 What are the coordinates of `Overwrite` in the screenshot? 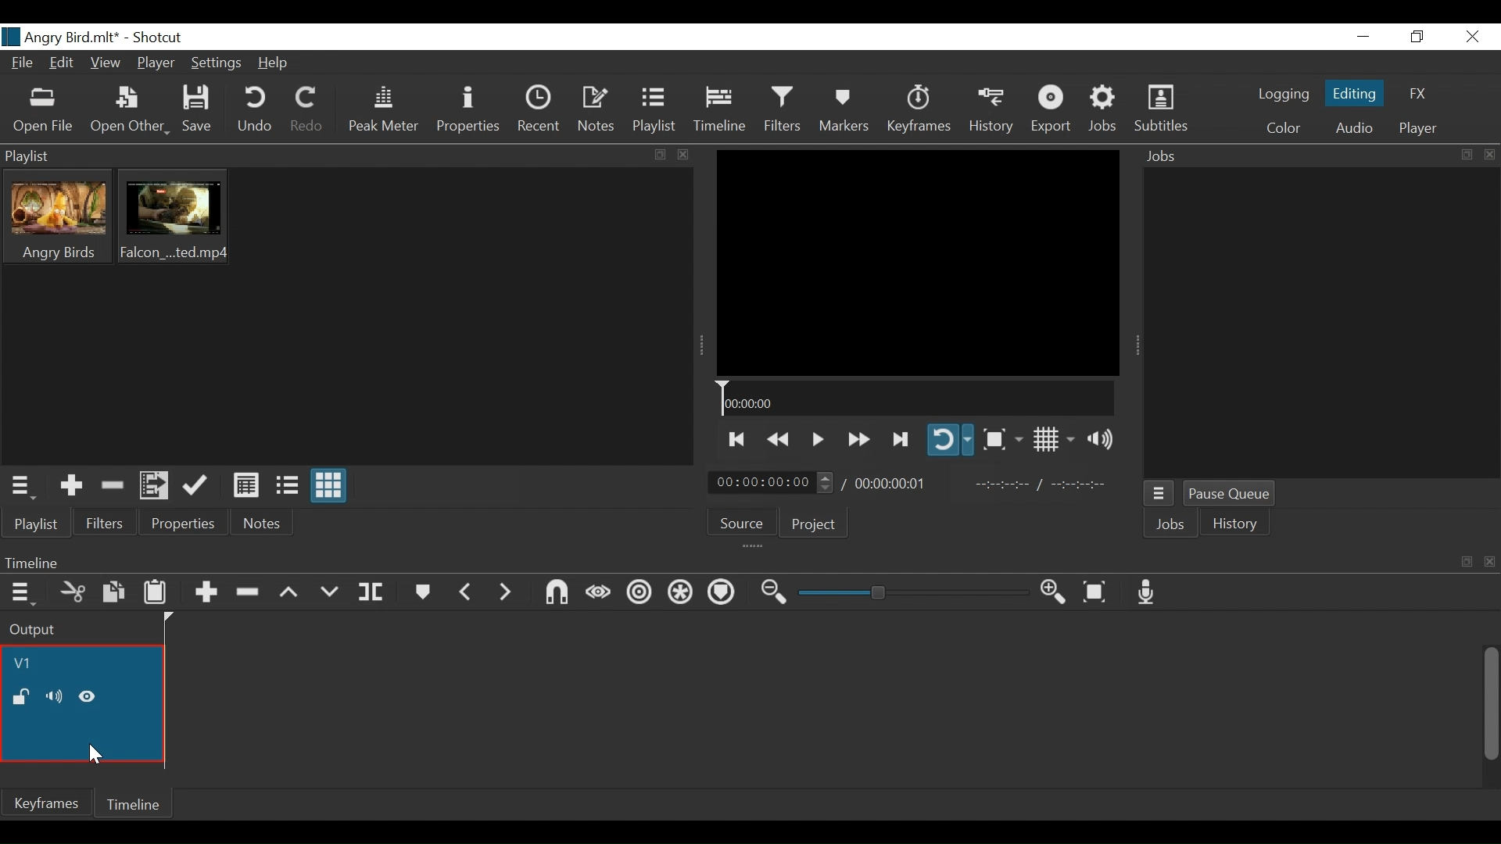 It's located at (329, 593).